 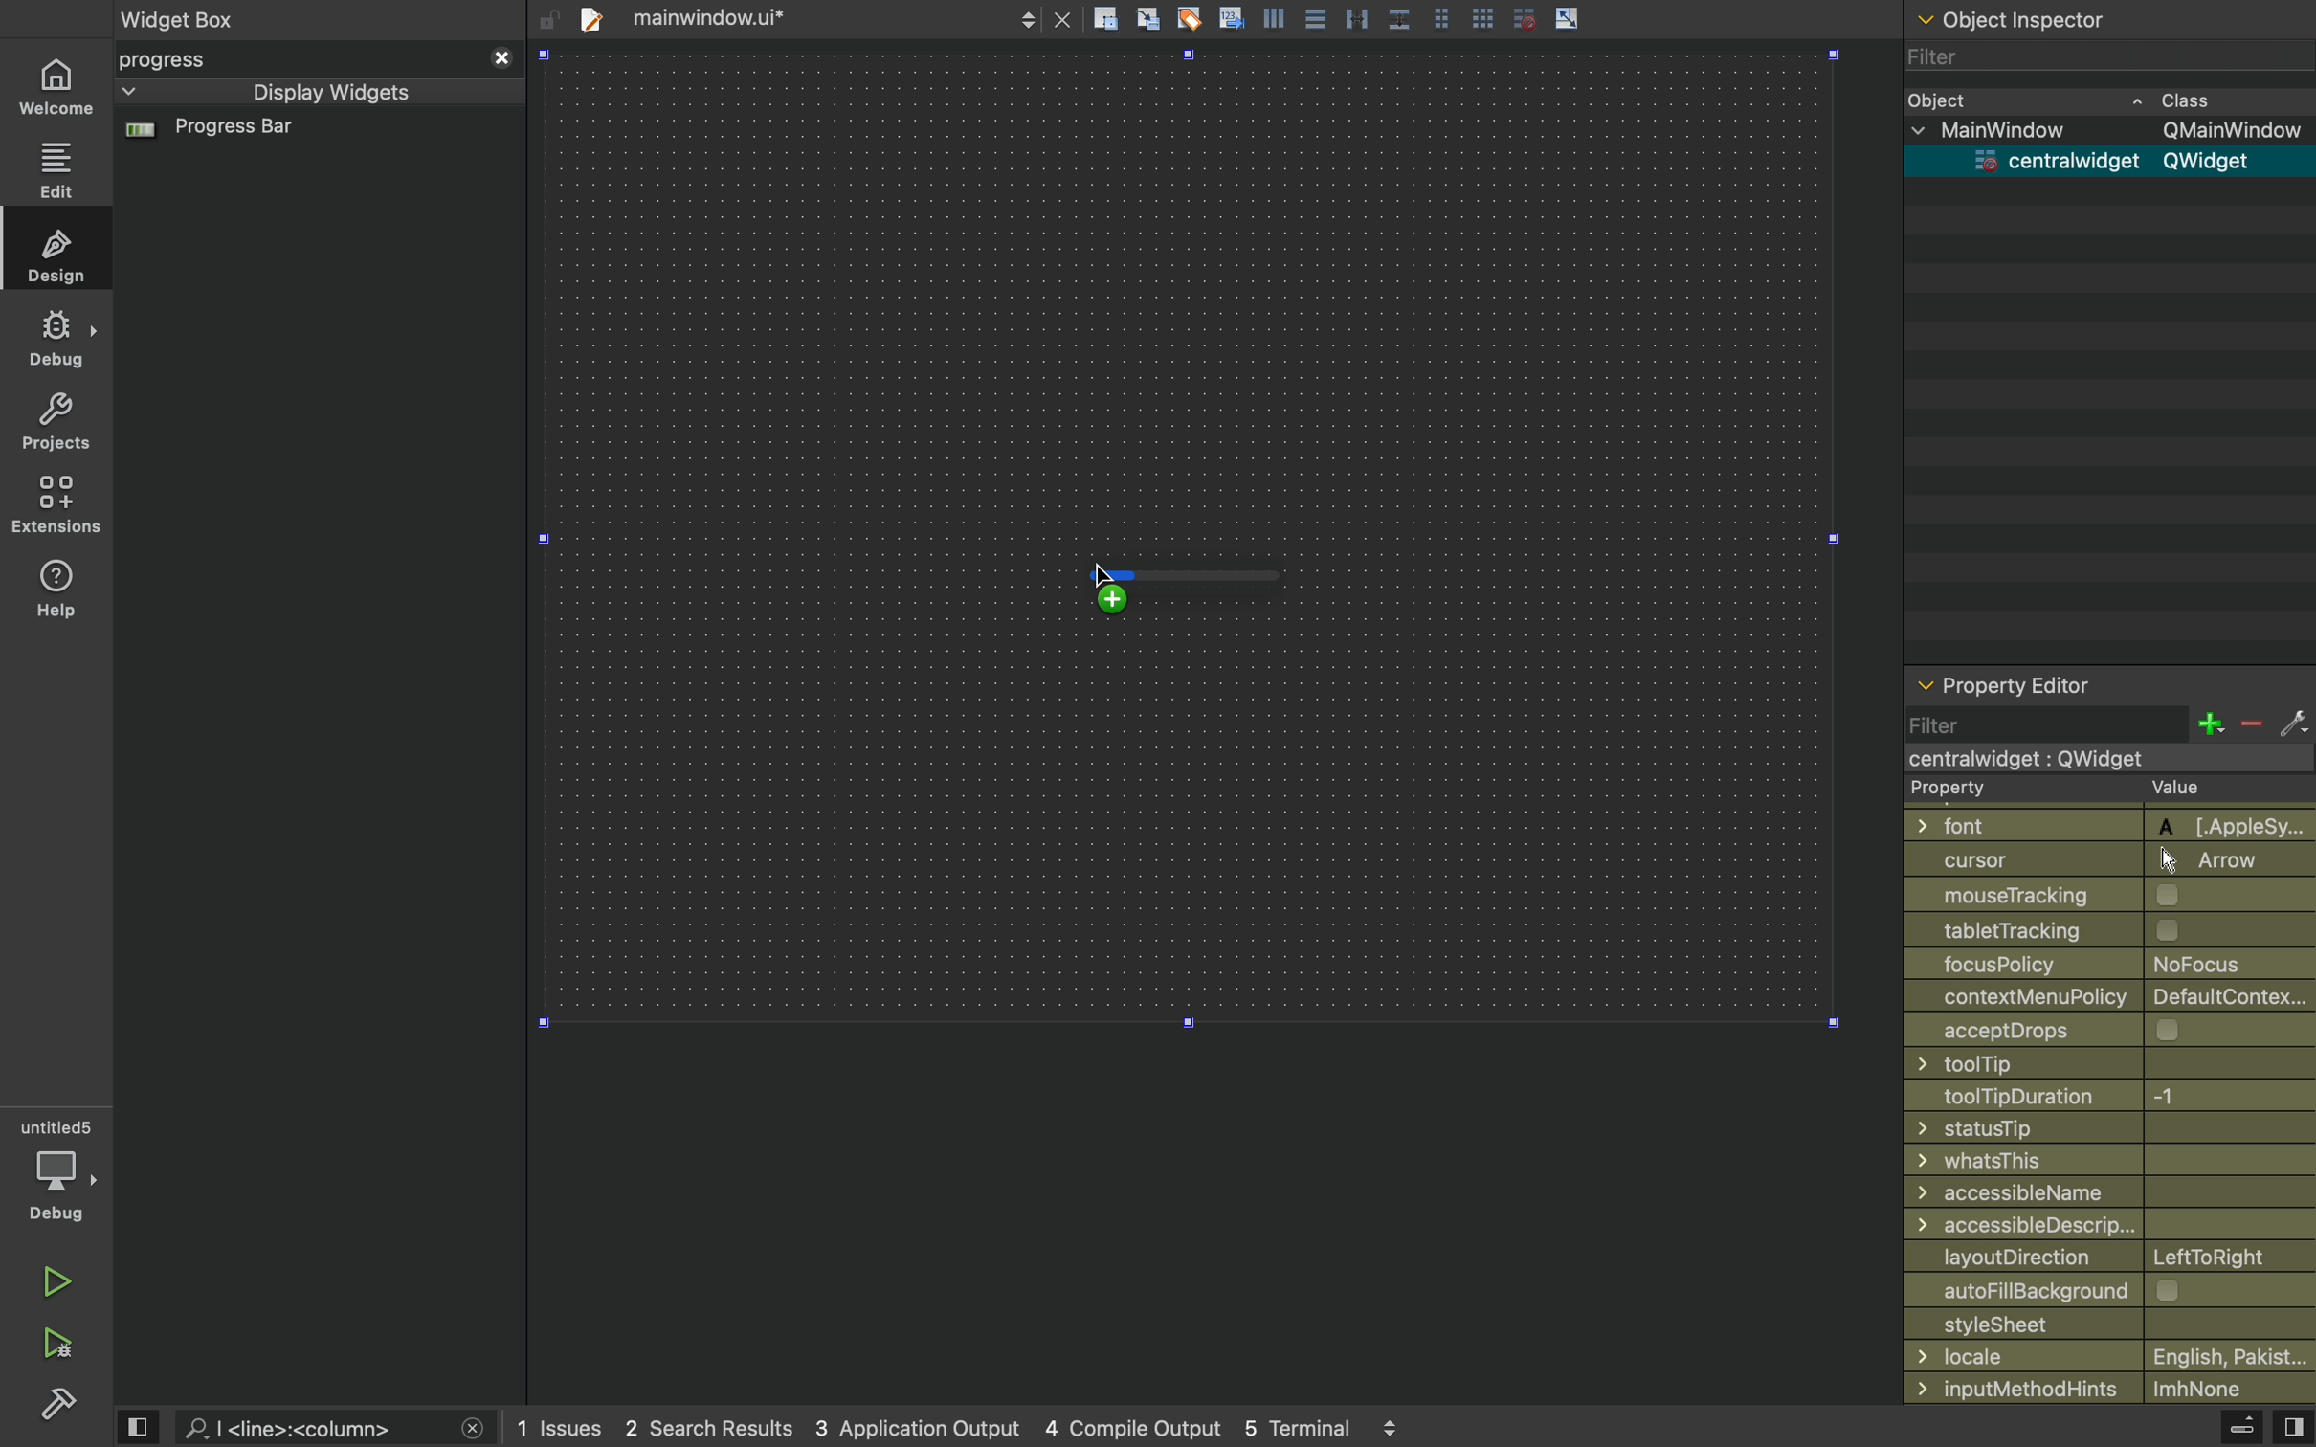 I want to click on progress br widget, so click(x=313, y=138).